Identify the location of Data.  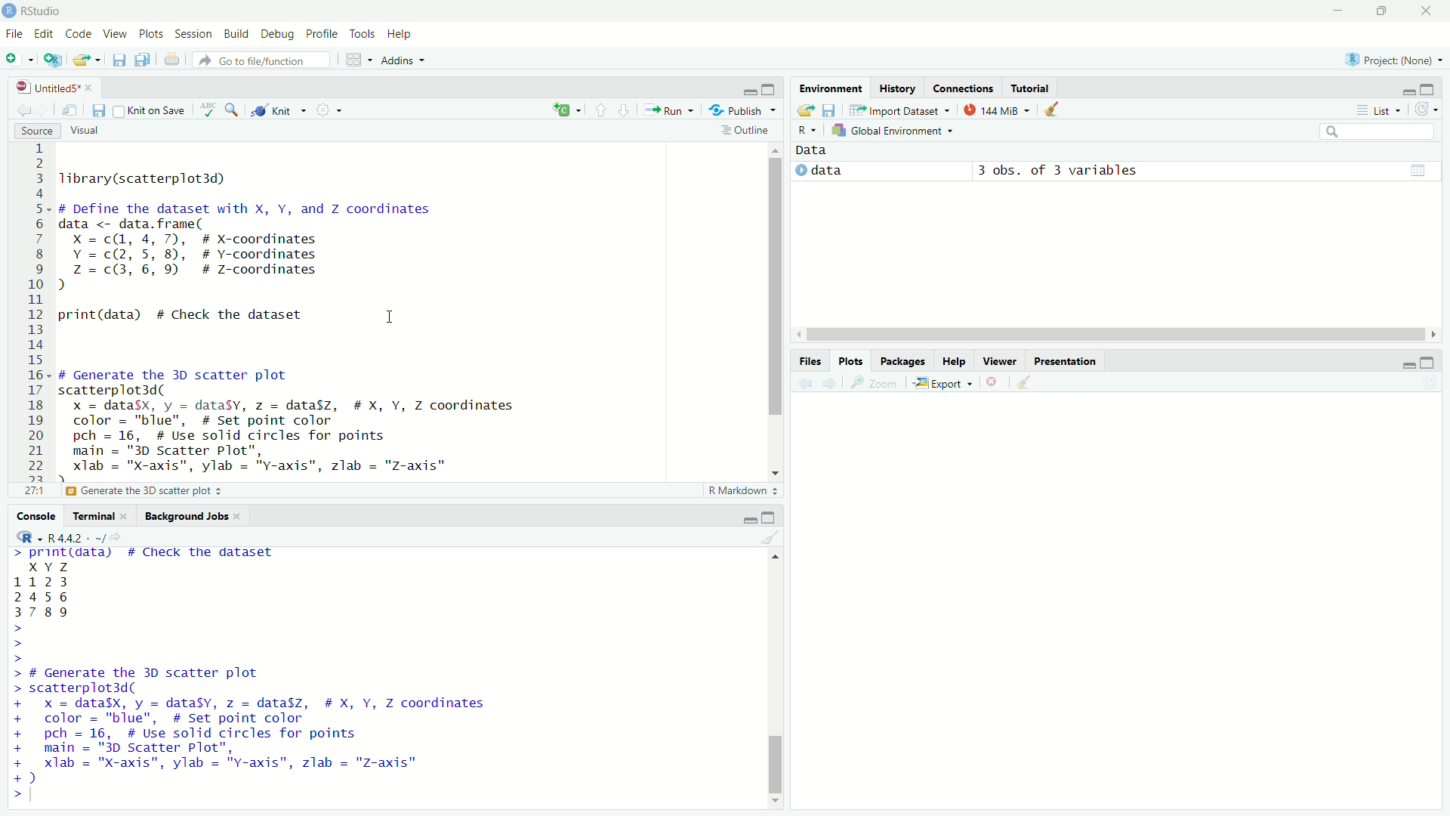
(820, 152).